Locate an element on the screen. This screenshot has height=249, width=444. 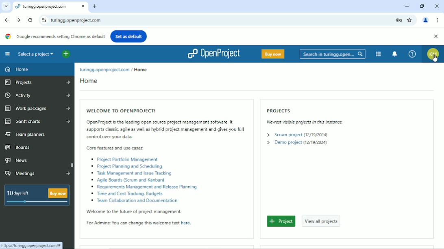
‘& Project Portfolio Management is located at coordinates (126, 159).